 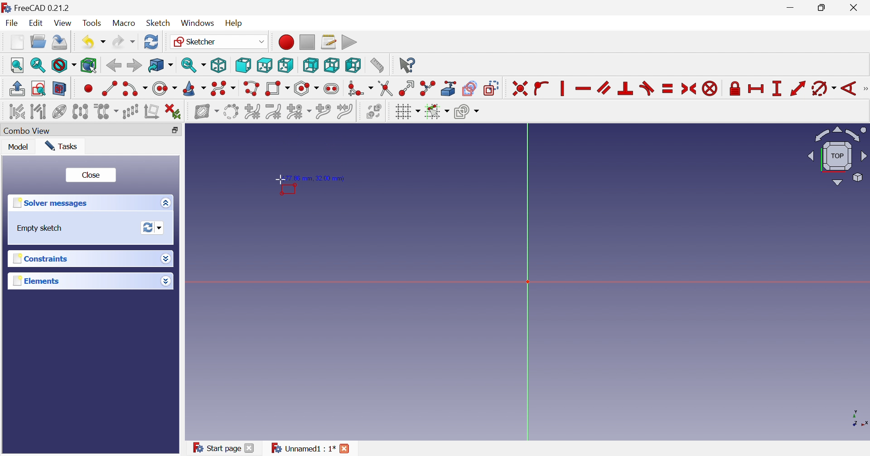 I want to click on Drop down, so click(x=165, y=257).